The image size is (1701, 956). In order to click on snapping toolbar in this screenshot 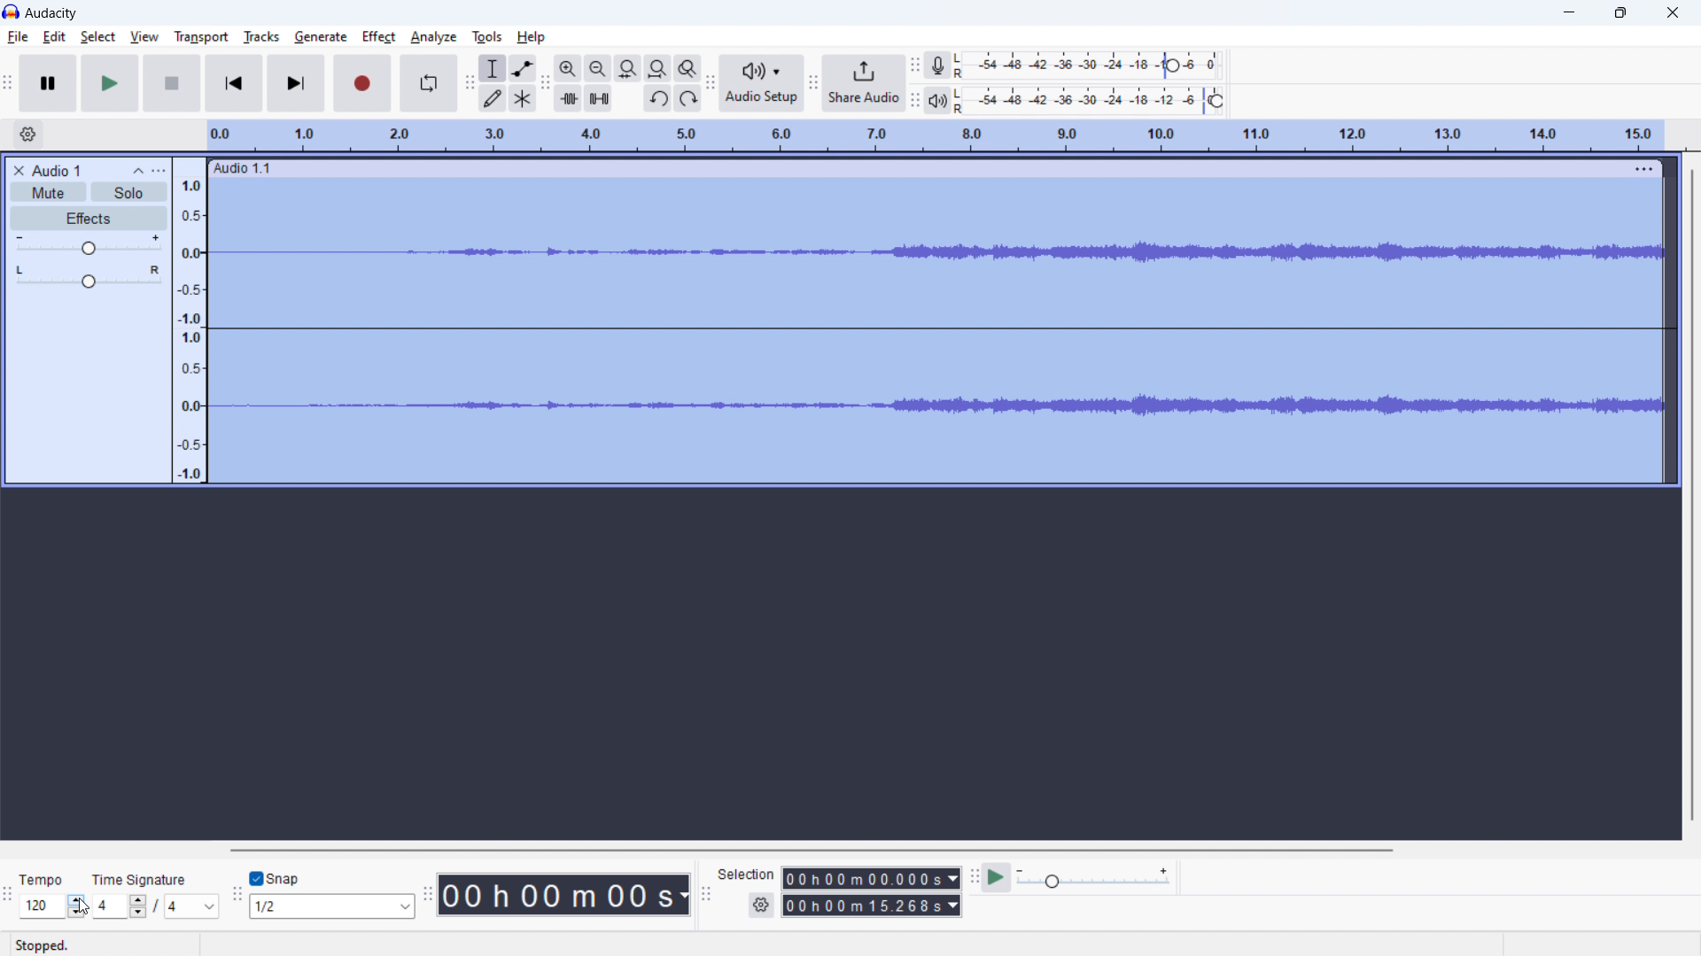, I will do `click(236, 893)`.